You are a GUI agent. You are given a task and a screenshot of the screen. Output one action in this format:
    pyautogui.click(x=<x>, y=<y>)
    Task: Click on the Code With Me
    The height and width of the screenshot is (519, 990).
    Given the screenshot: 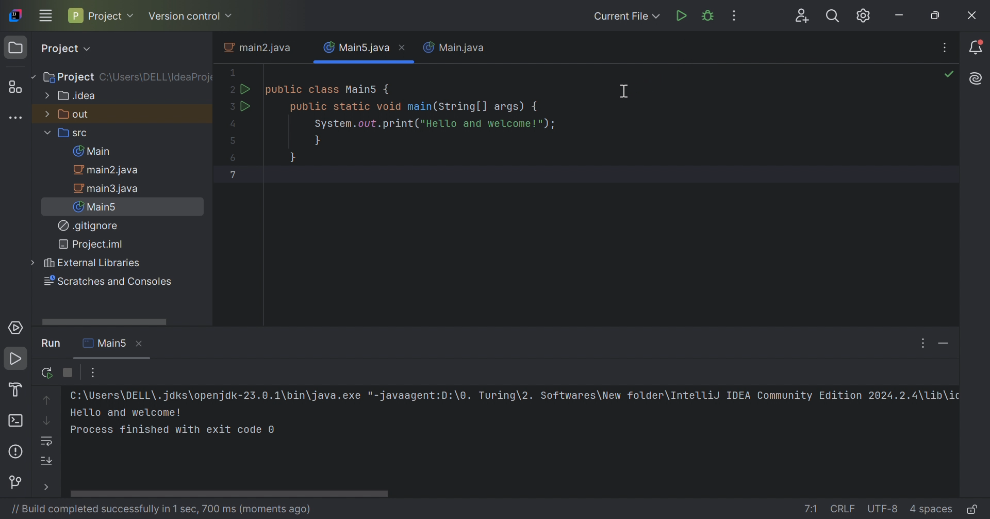 What is the action you would take?
    pyautogui.click(x=801, y=16)
    